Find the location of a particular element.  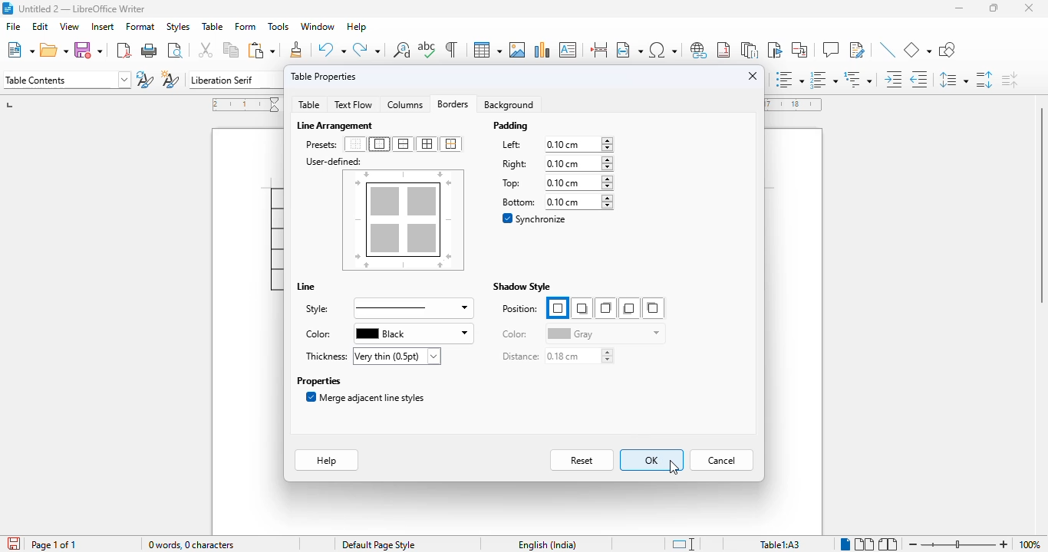

open is located at coordinates (54, 50).